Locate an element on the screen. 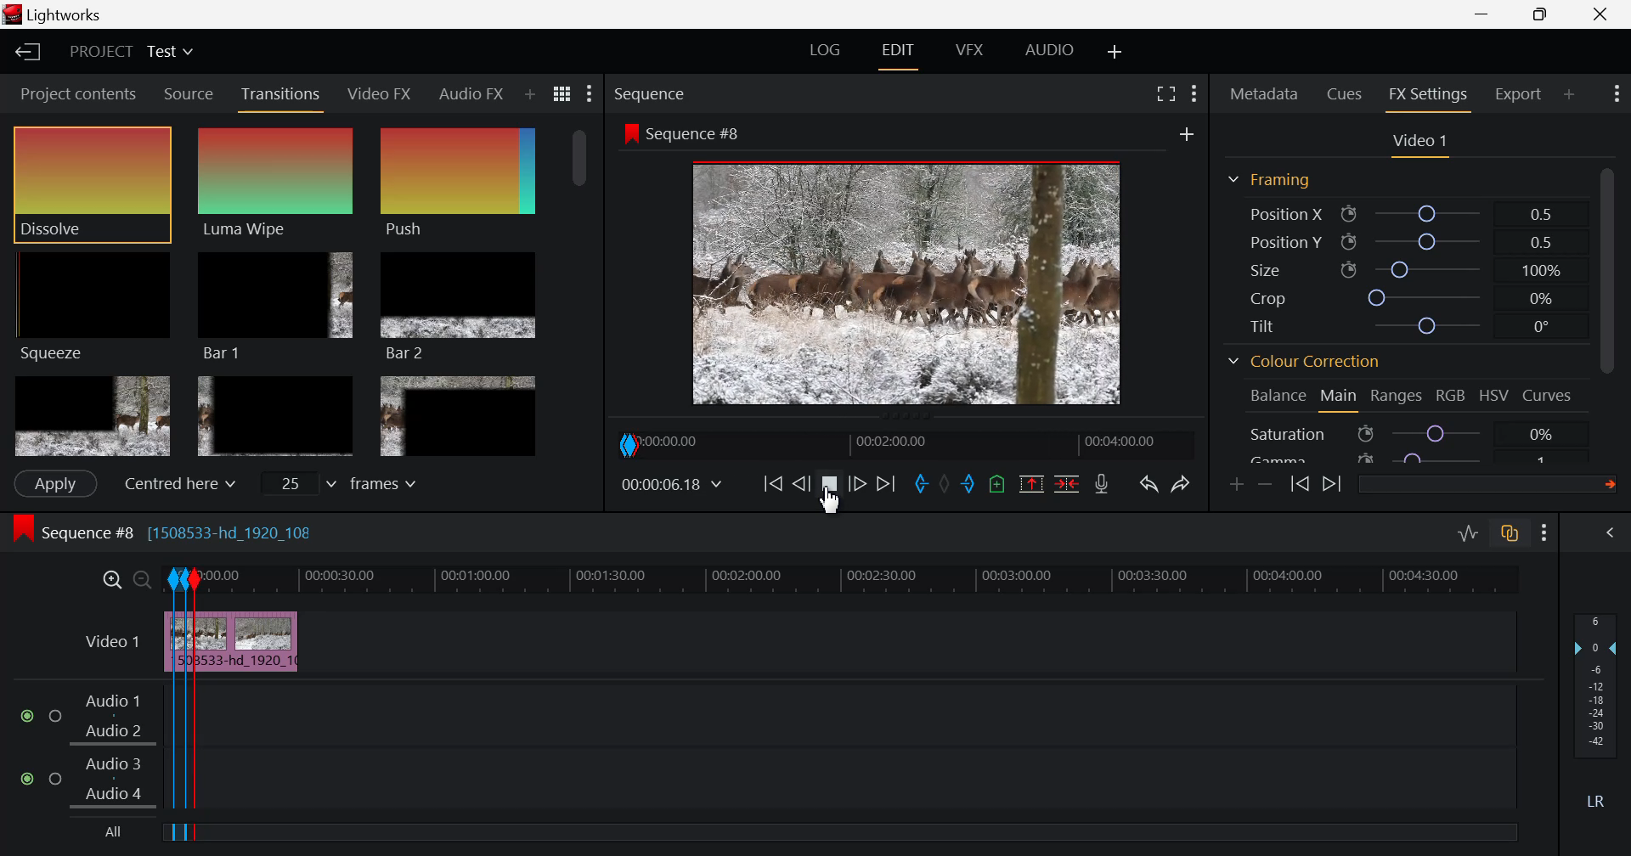 This screenshot has height=856, width=1631. Image is located at coordinates (912, 286).